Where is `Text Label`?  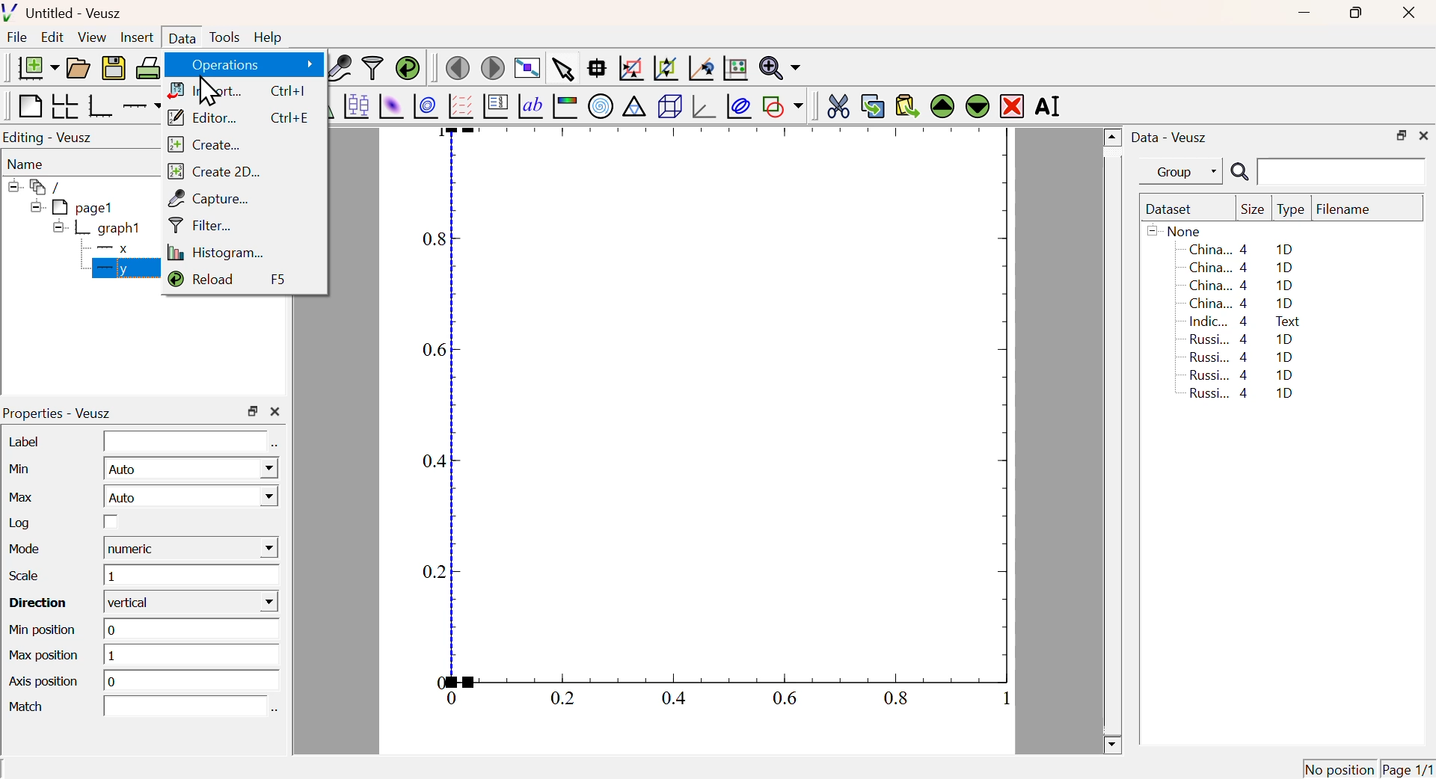 Text Label is located at coordinates (530, 107).